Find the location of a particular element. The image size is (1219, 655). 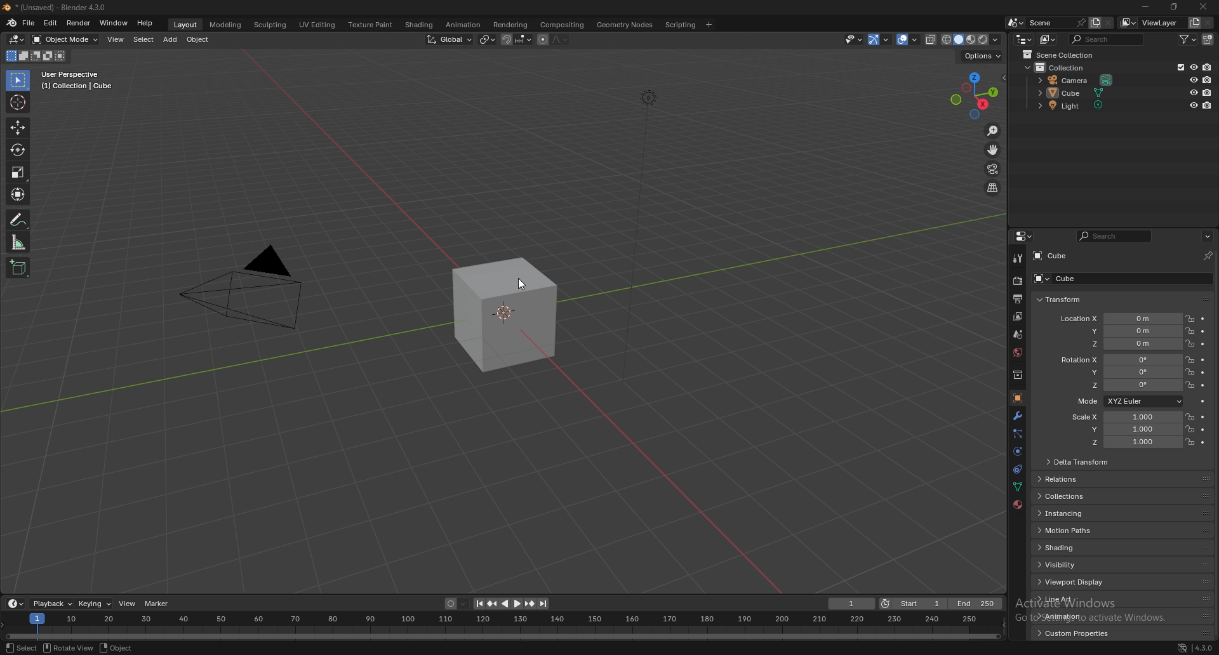

remove scene is located at coordinates (1108, 23).